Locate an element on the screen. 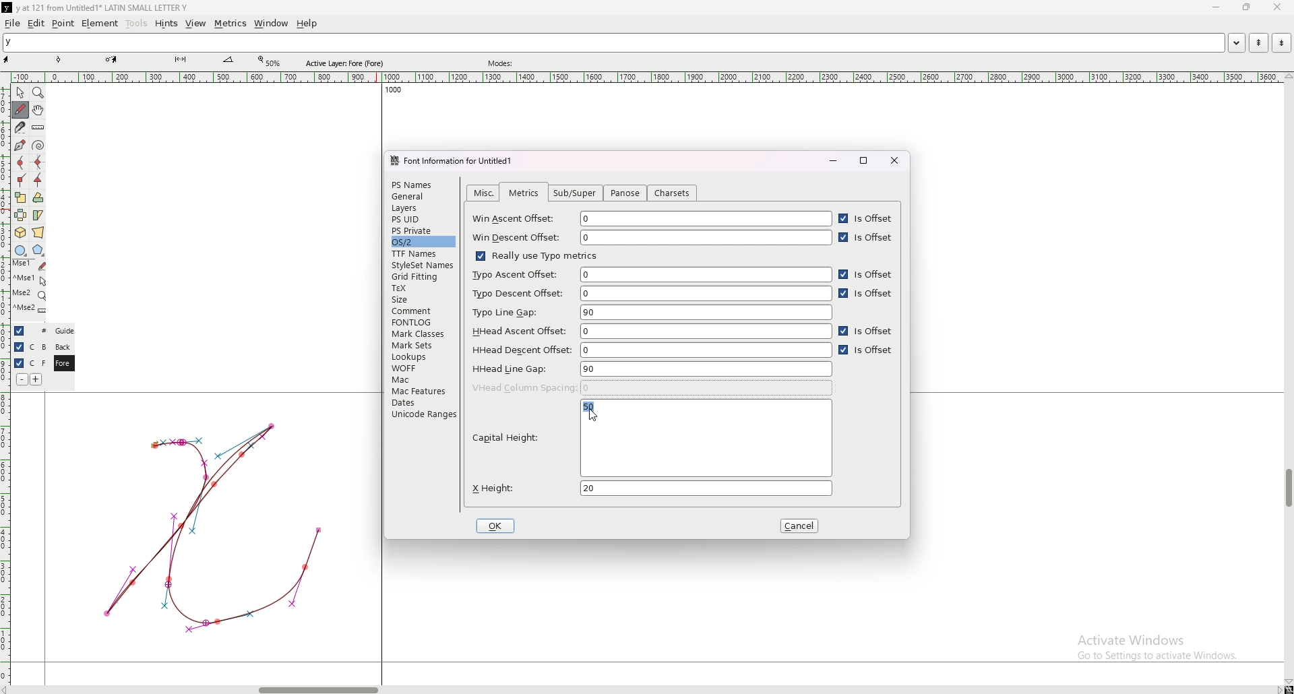 The image size is (1294, 694). mse 1 is located at coordinates (29, 265).